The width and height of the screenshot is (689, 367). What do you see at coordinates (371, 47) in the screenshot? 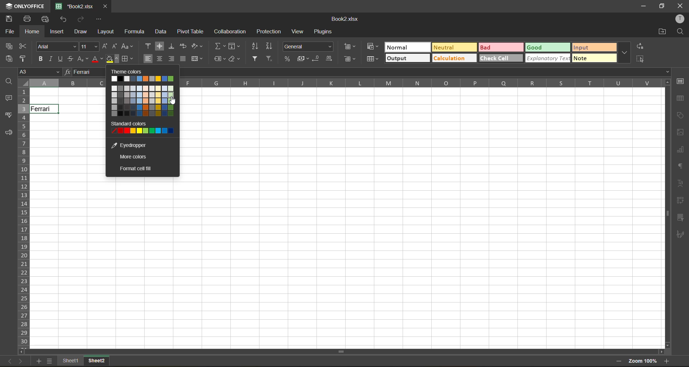
I see `conditional formatting` at bounding box center [371, 47].